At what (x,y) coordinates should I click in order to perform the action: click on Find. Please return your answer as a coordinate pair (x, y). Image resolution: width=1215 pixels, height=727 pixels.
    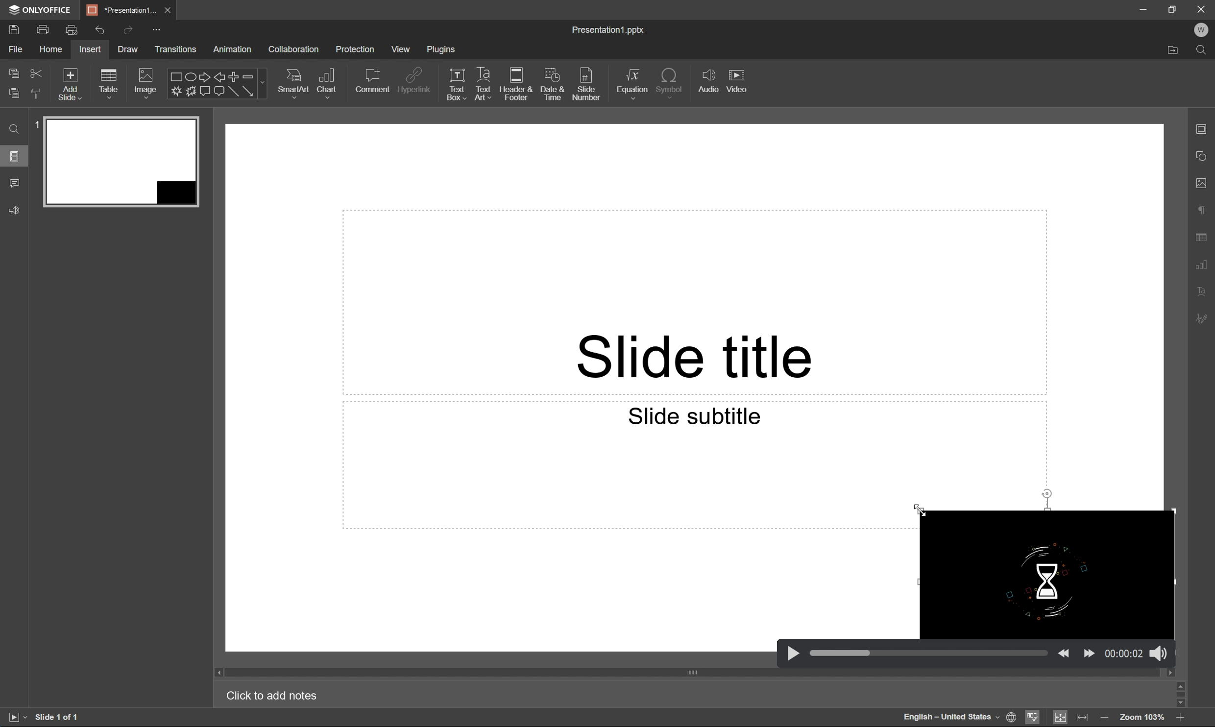
    Looking at the image, I should click on (1204, 51).